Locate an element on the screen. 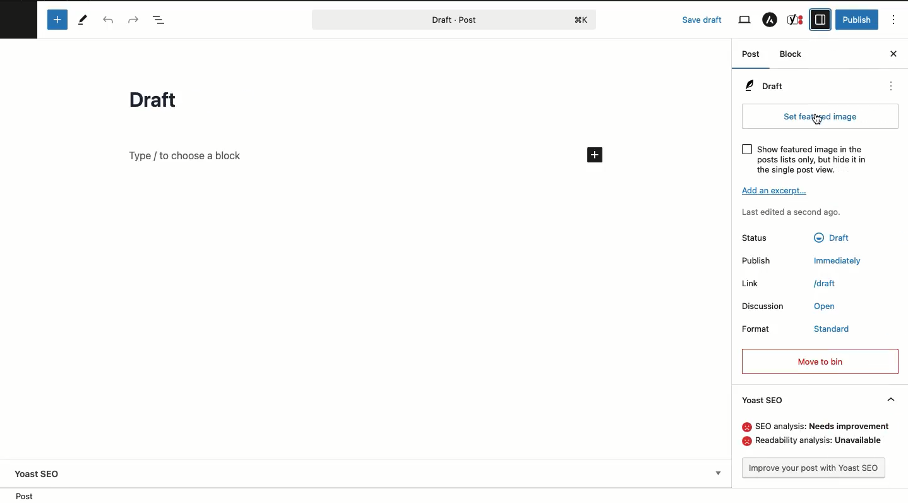  text is located at coordinates (825, 307).